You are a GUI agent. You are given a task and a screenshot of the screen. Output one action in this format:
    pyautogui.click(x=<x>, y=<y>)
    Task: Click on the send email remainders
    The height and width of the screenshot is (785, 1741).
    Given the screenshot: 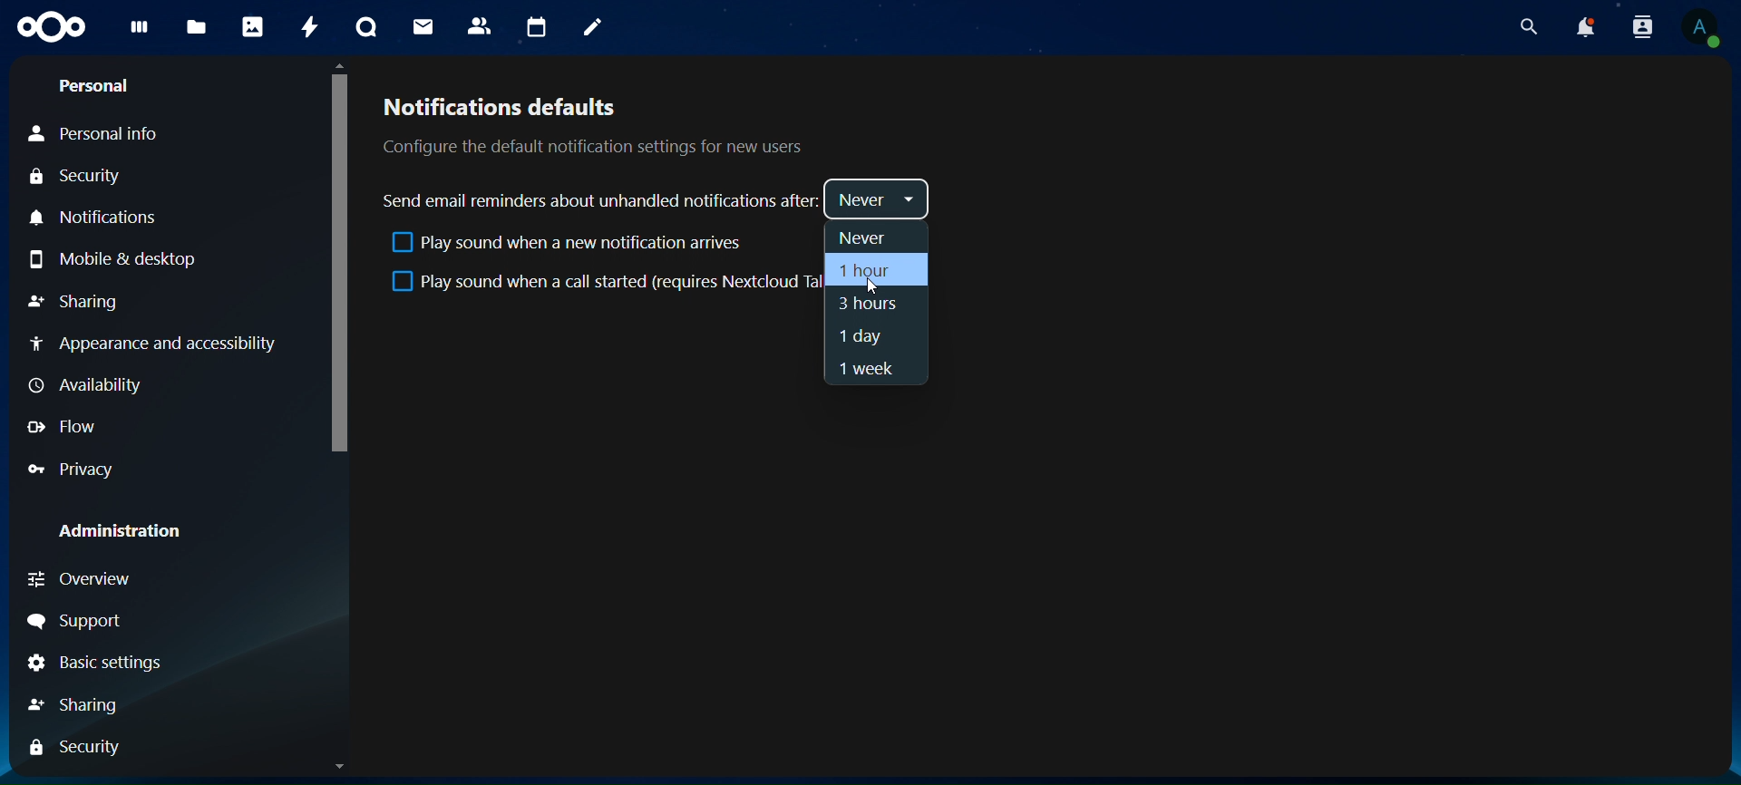 What is the action you would take?
    pyautogui.click(x=602, y=200)
    